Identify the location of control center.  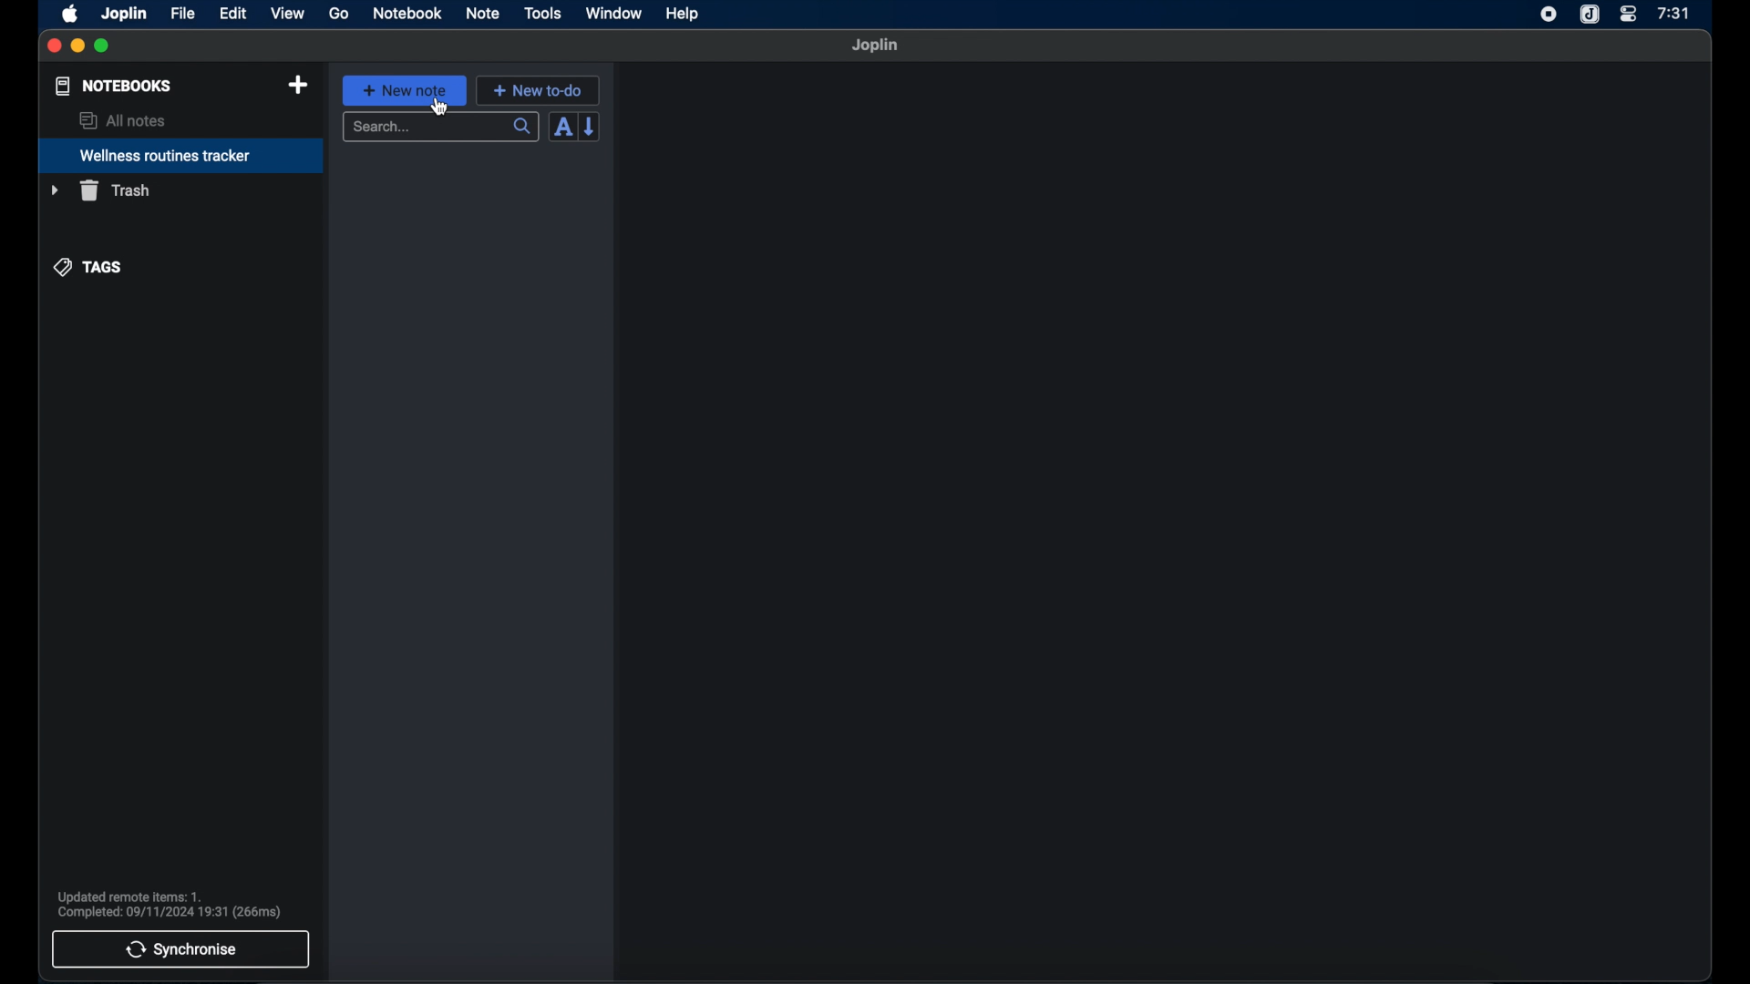
(1629, 15).